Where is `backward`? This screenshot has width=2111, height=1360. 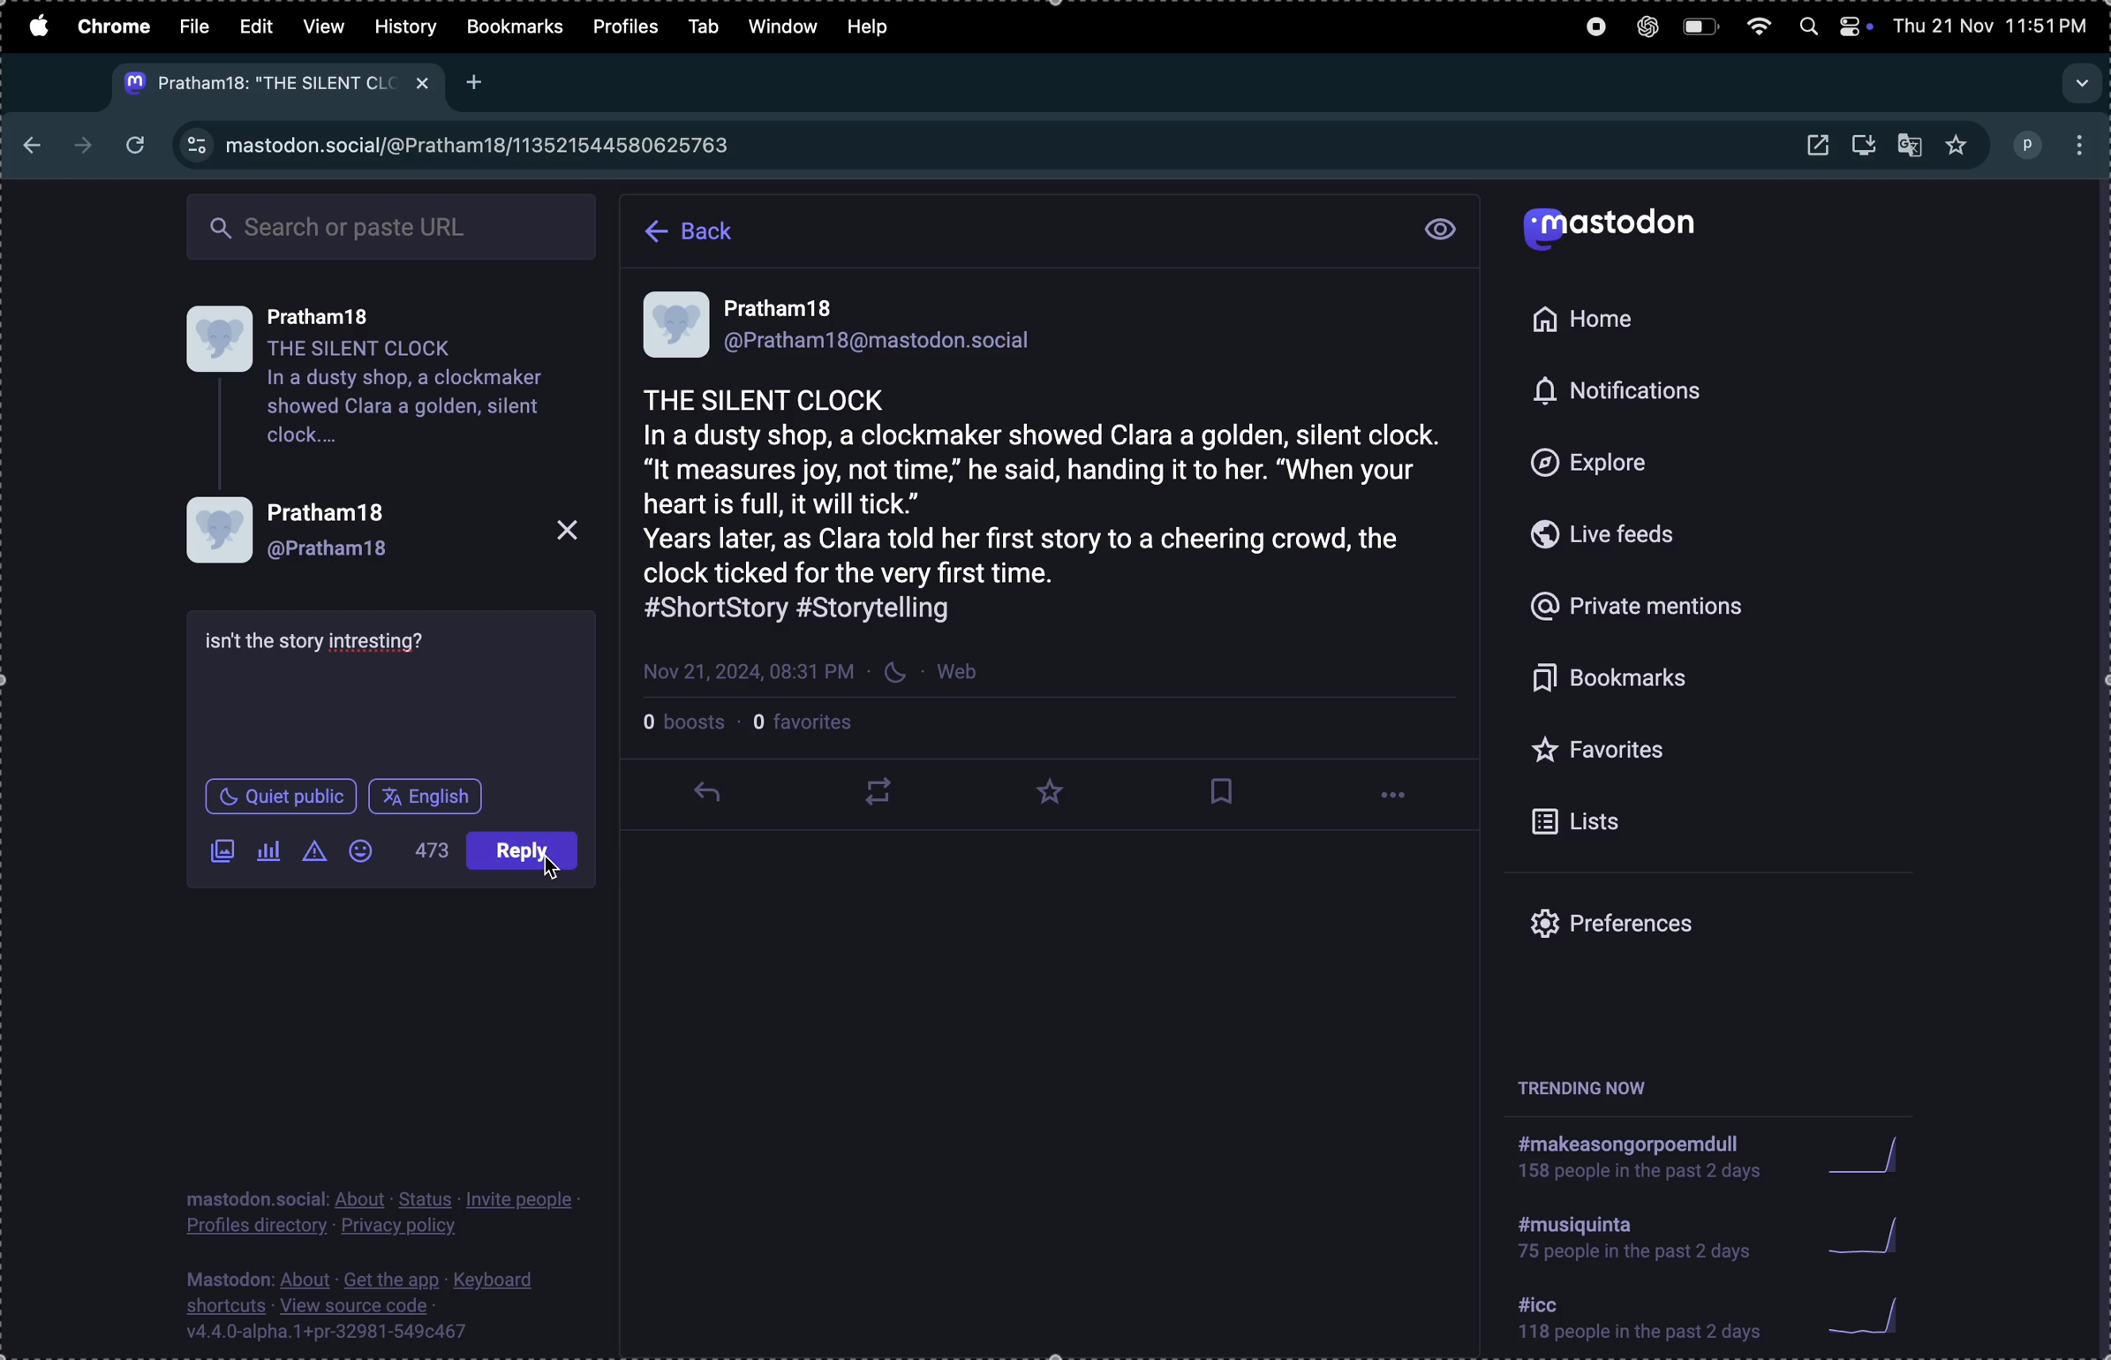
backward is located at coordinates (26, 138).